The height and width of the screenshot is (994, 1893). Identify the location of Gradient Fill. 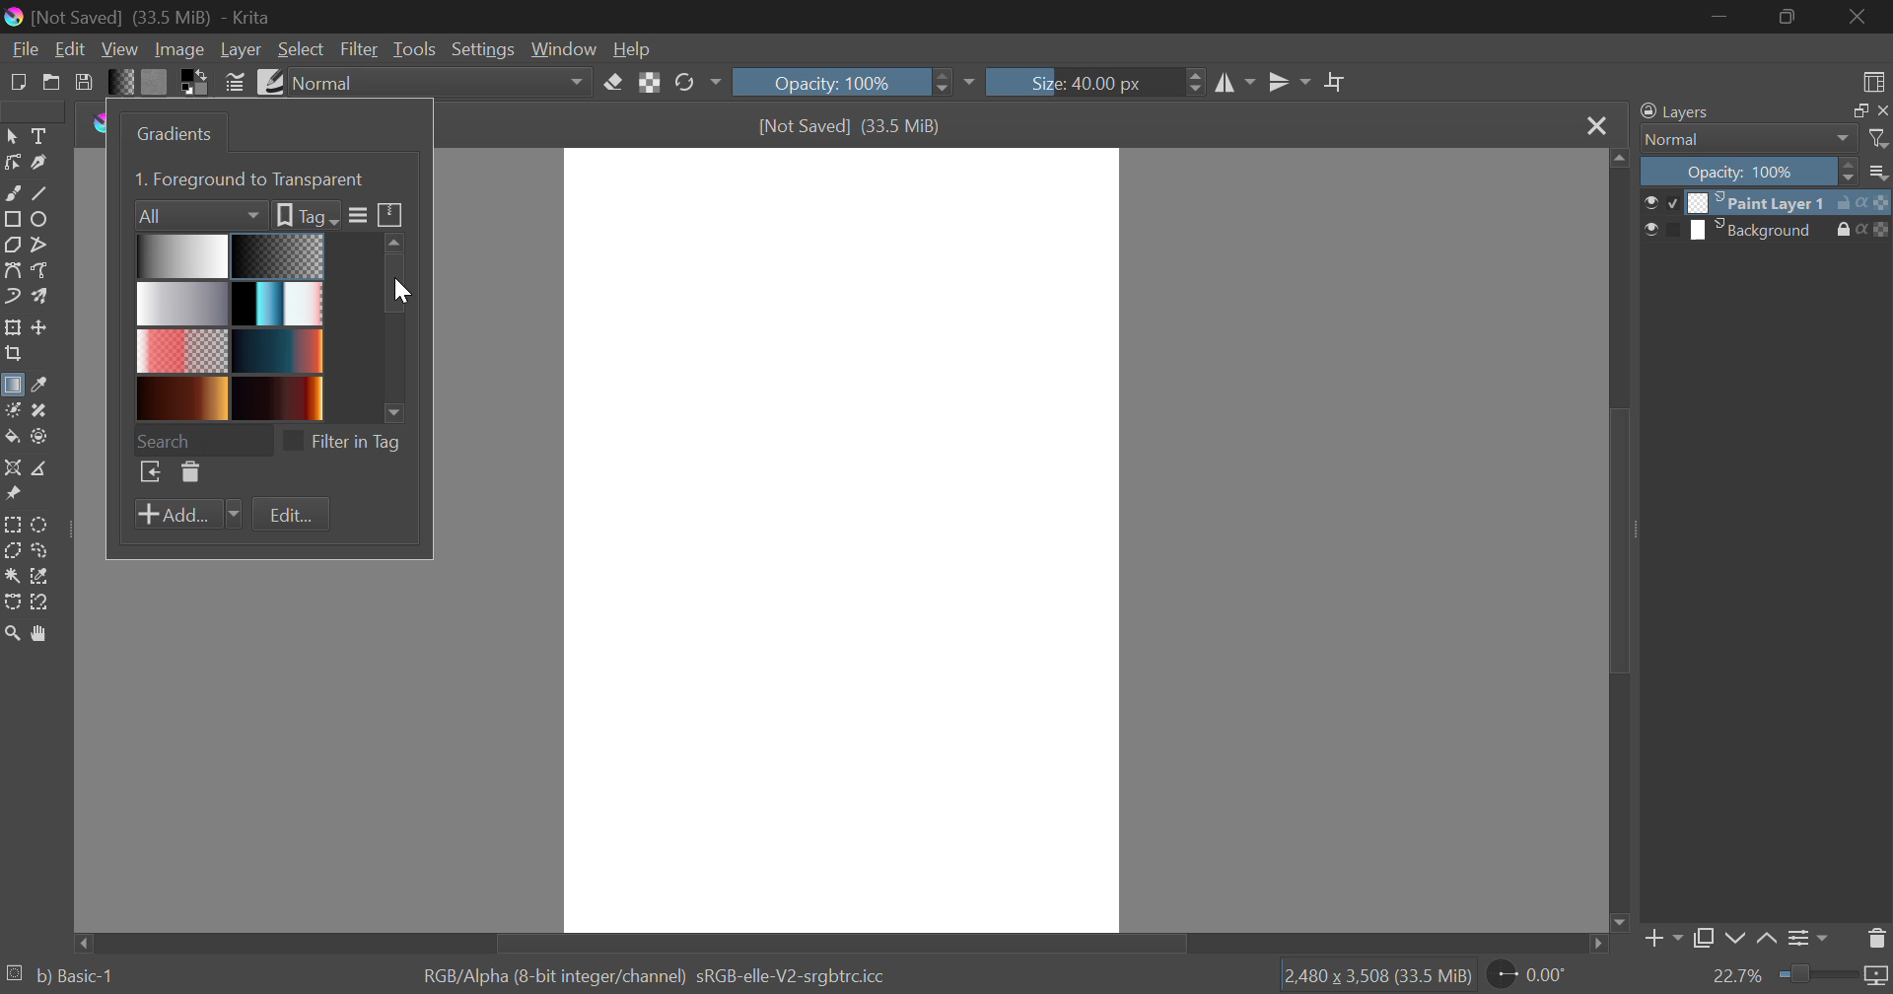
(12, 389).